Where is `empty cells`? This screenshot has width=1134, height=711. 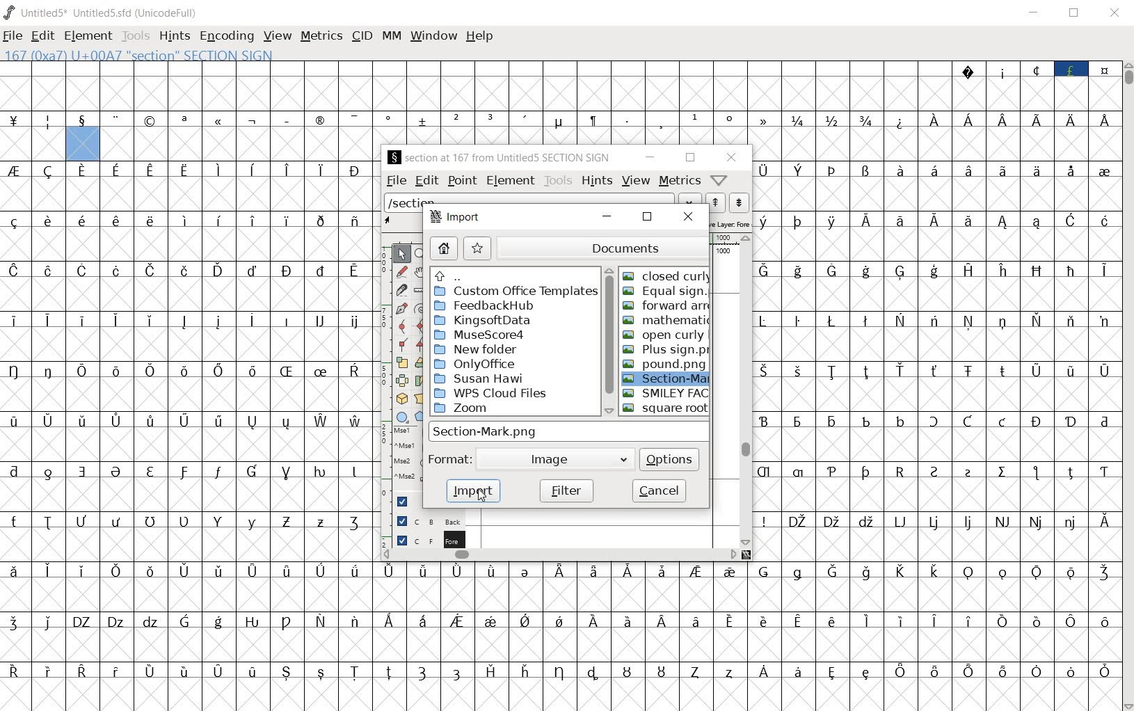
empty cells is located at coordinates (936, 545).